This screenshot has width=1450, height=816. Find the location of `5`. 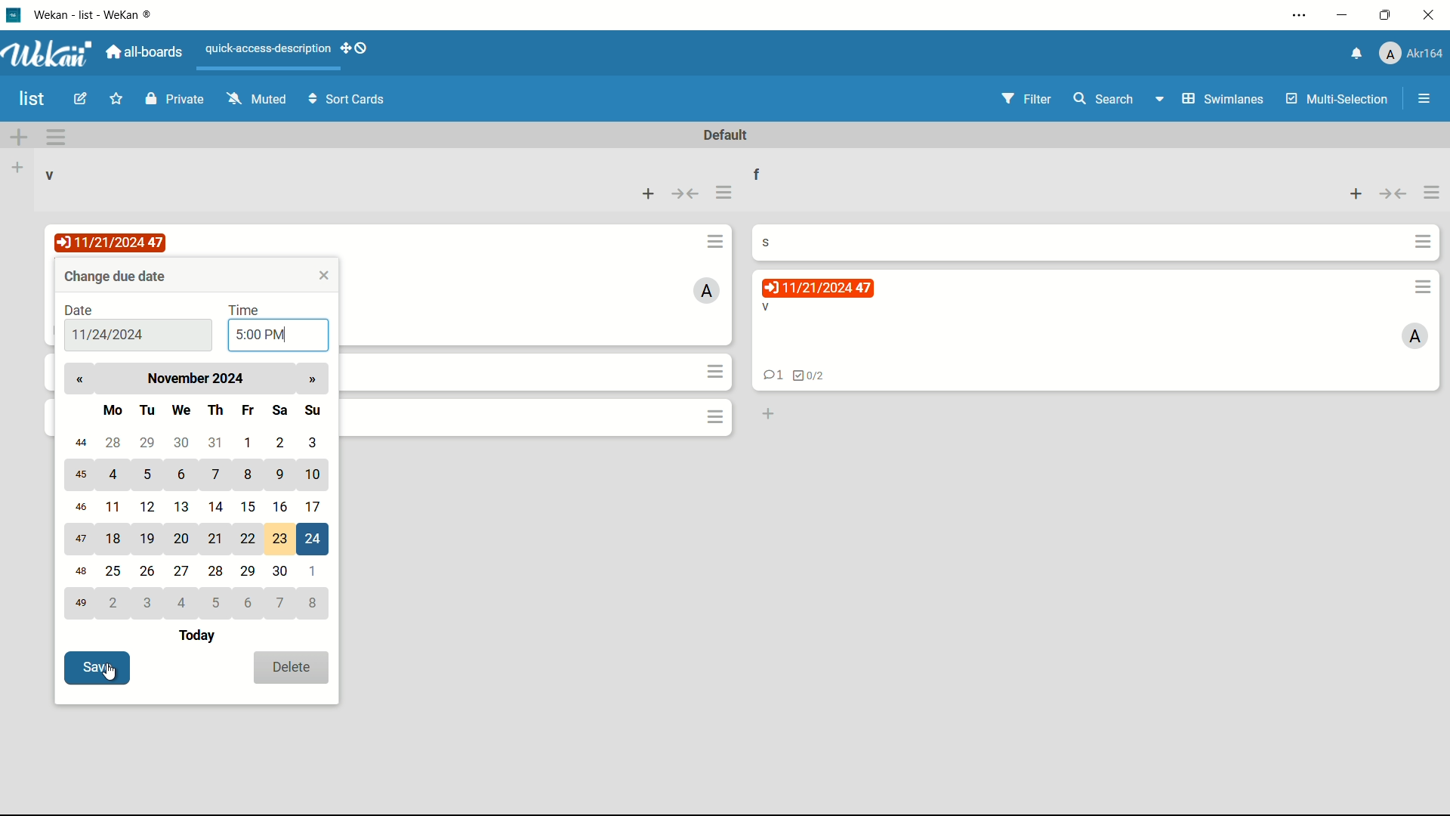

5 is located at coordinates (147, 474).